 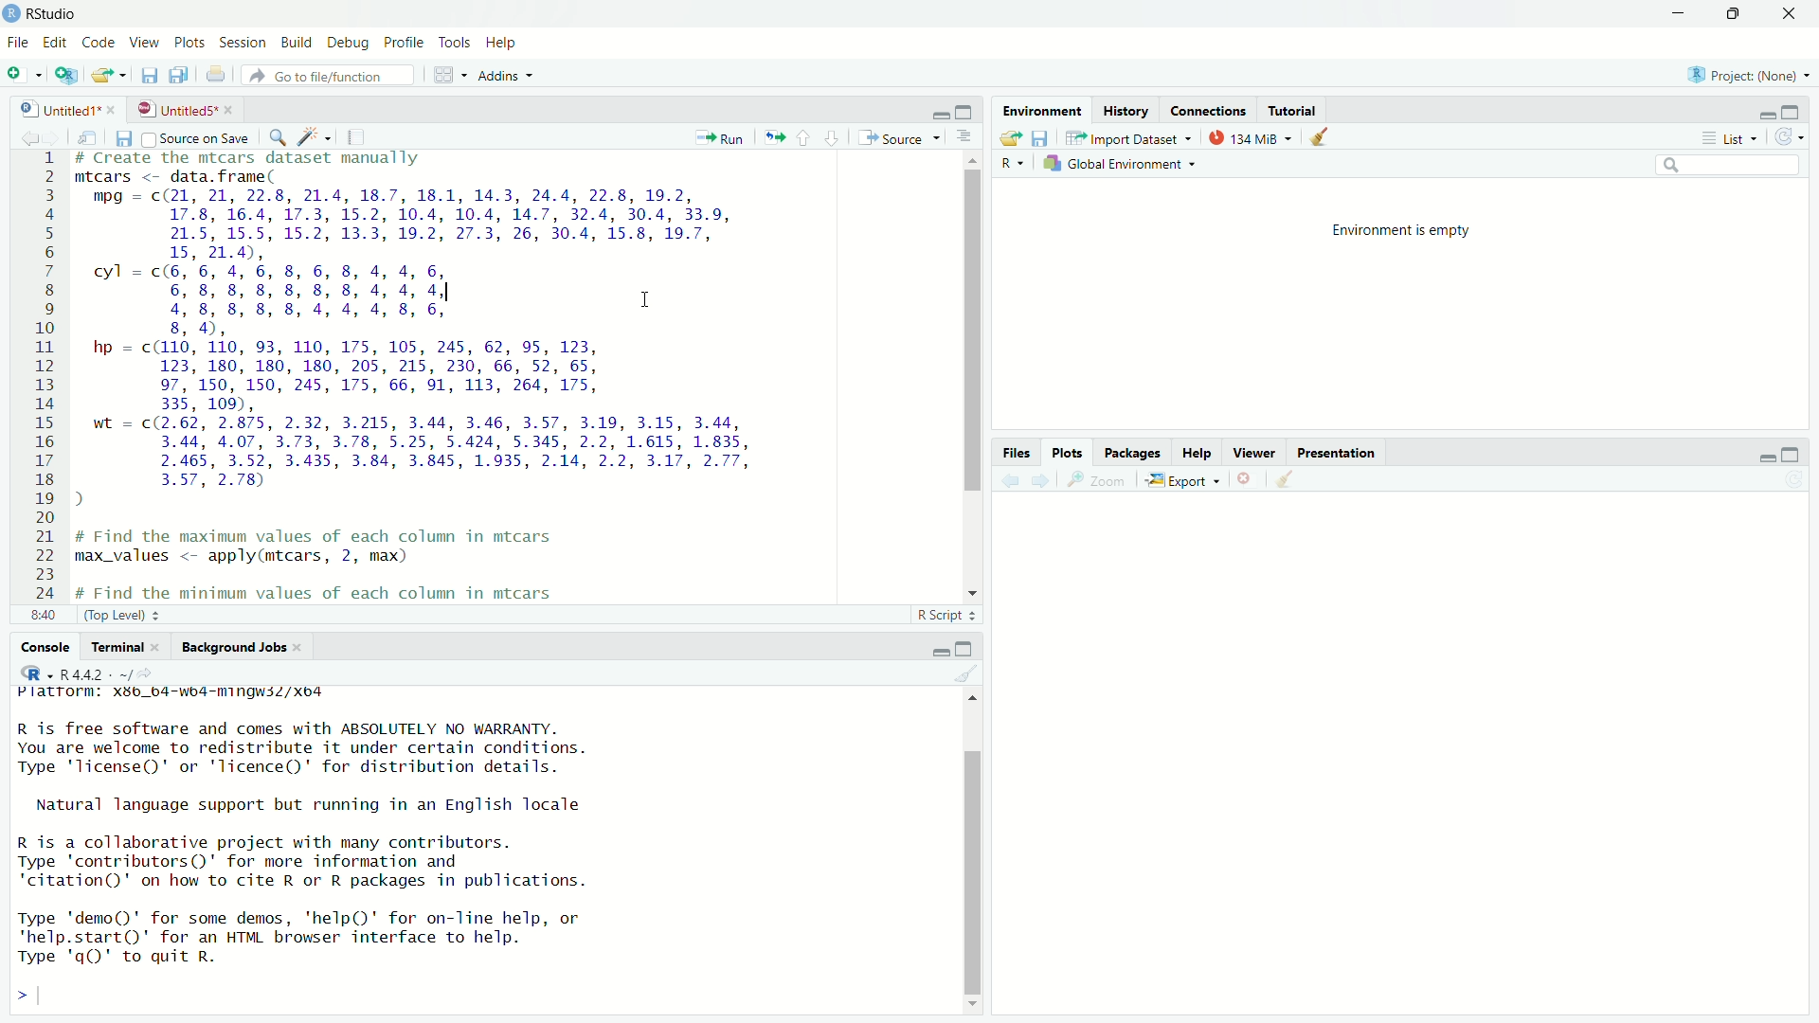 What do you see at coordinates (1191, 450) in the screenshot?
I see `Help` at bounding box center [1191, 450].